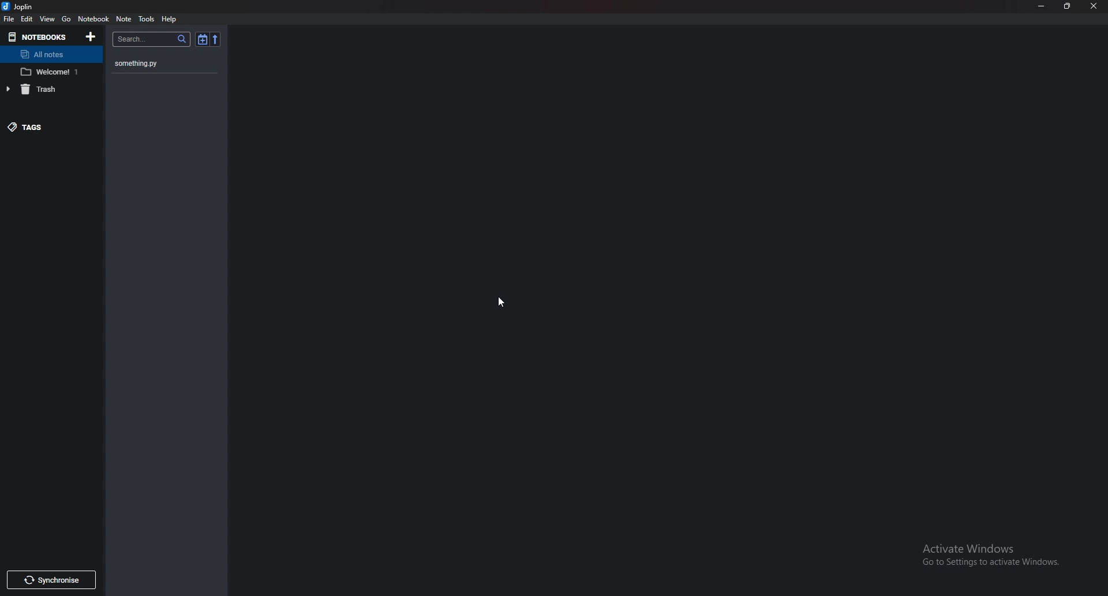 This screenshot has width=1108, height=596. I want to click on Trash, so click(46, 88).